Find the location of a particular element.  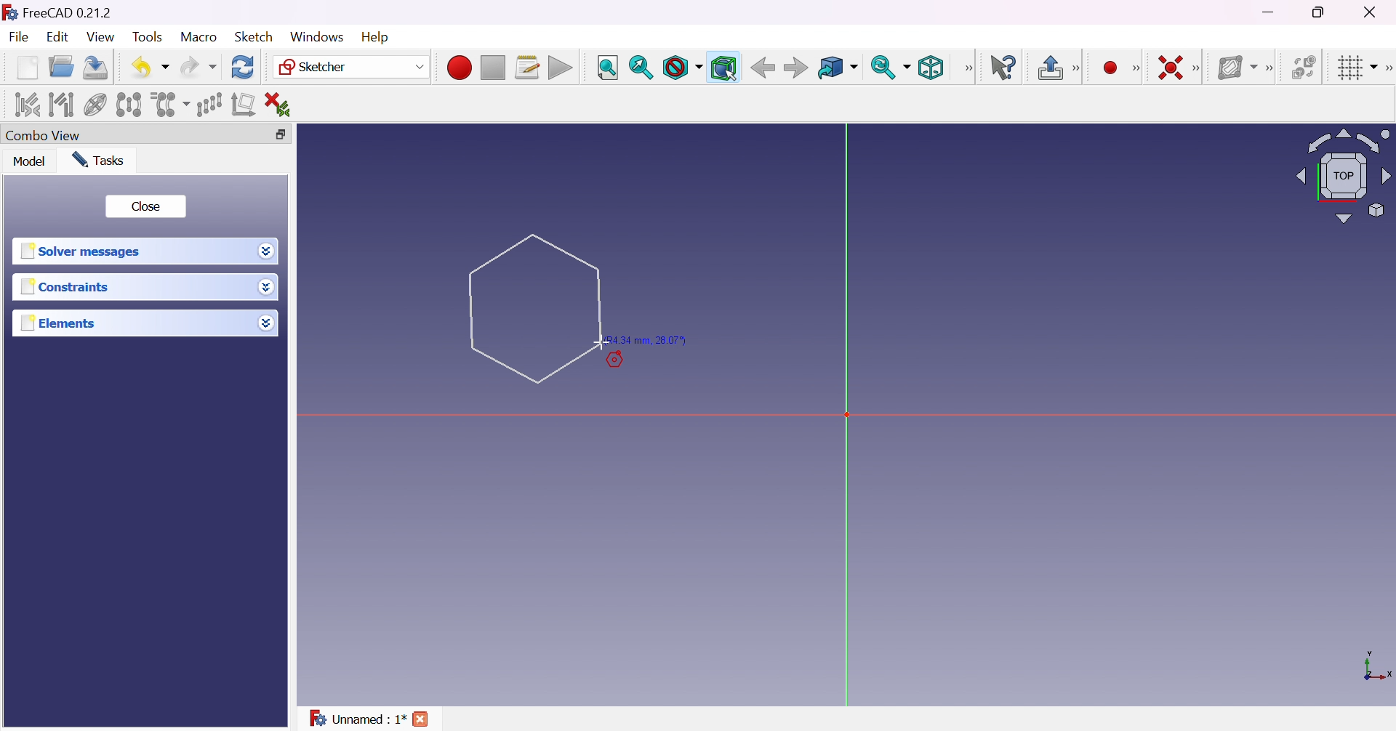

Show/hide internal geometry is located at coordinates (96, 107).